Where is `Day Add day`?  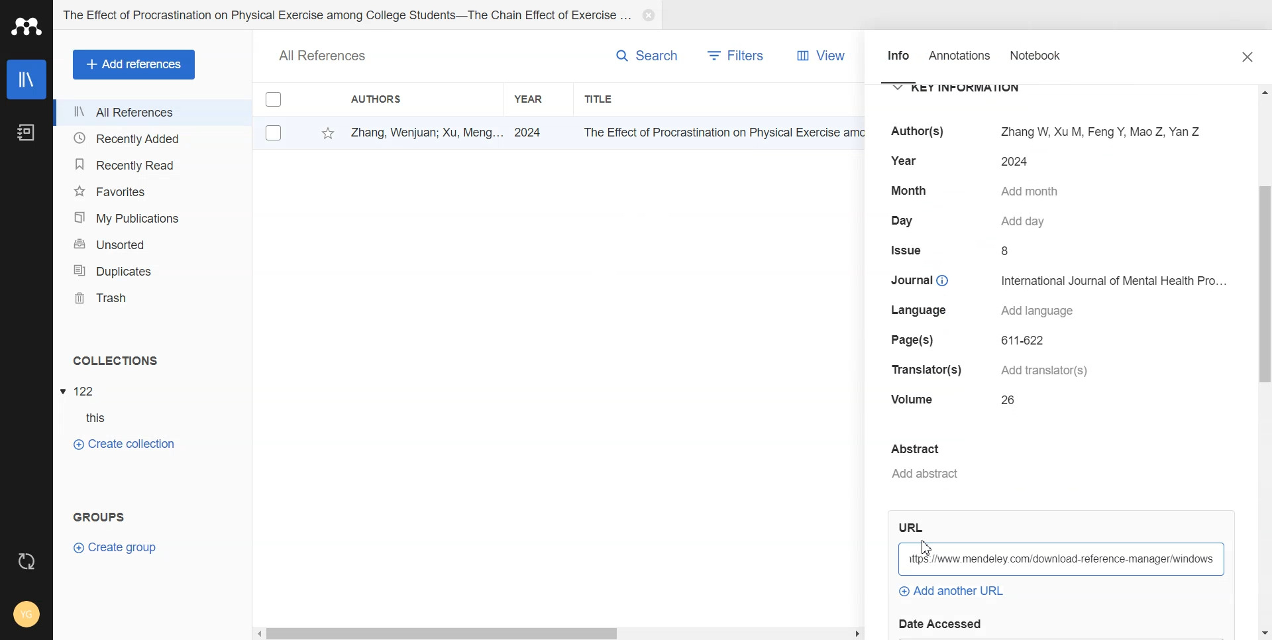 Day Add day is located at coordinates (973, 221).